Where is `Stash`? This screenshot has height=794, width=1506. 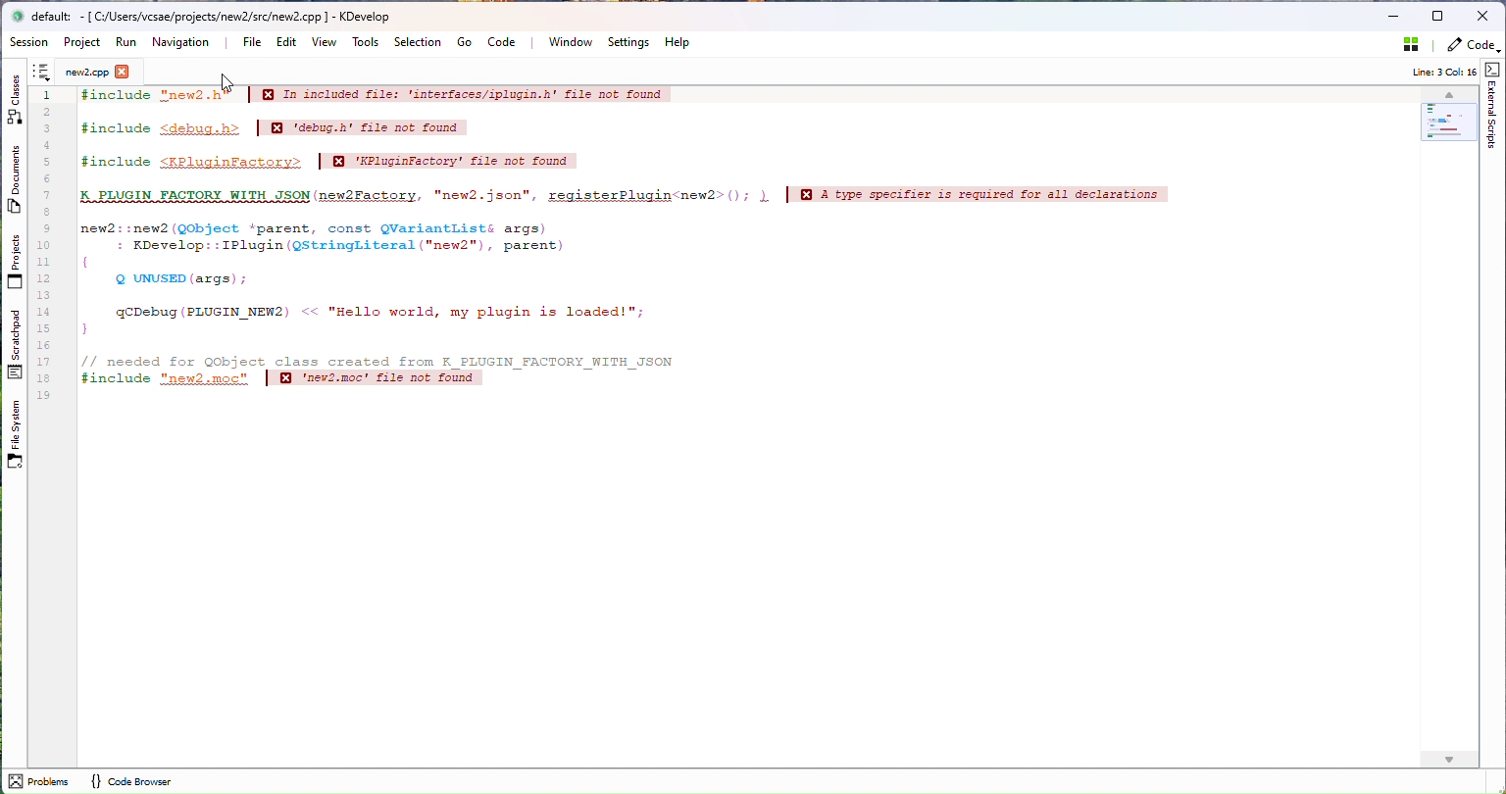 Stash is located at coordinates (1412, 45).